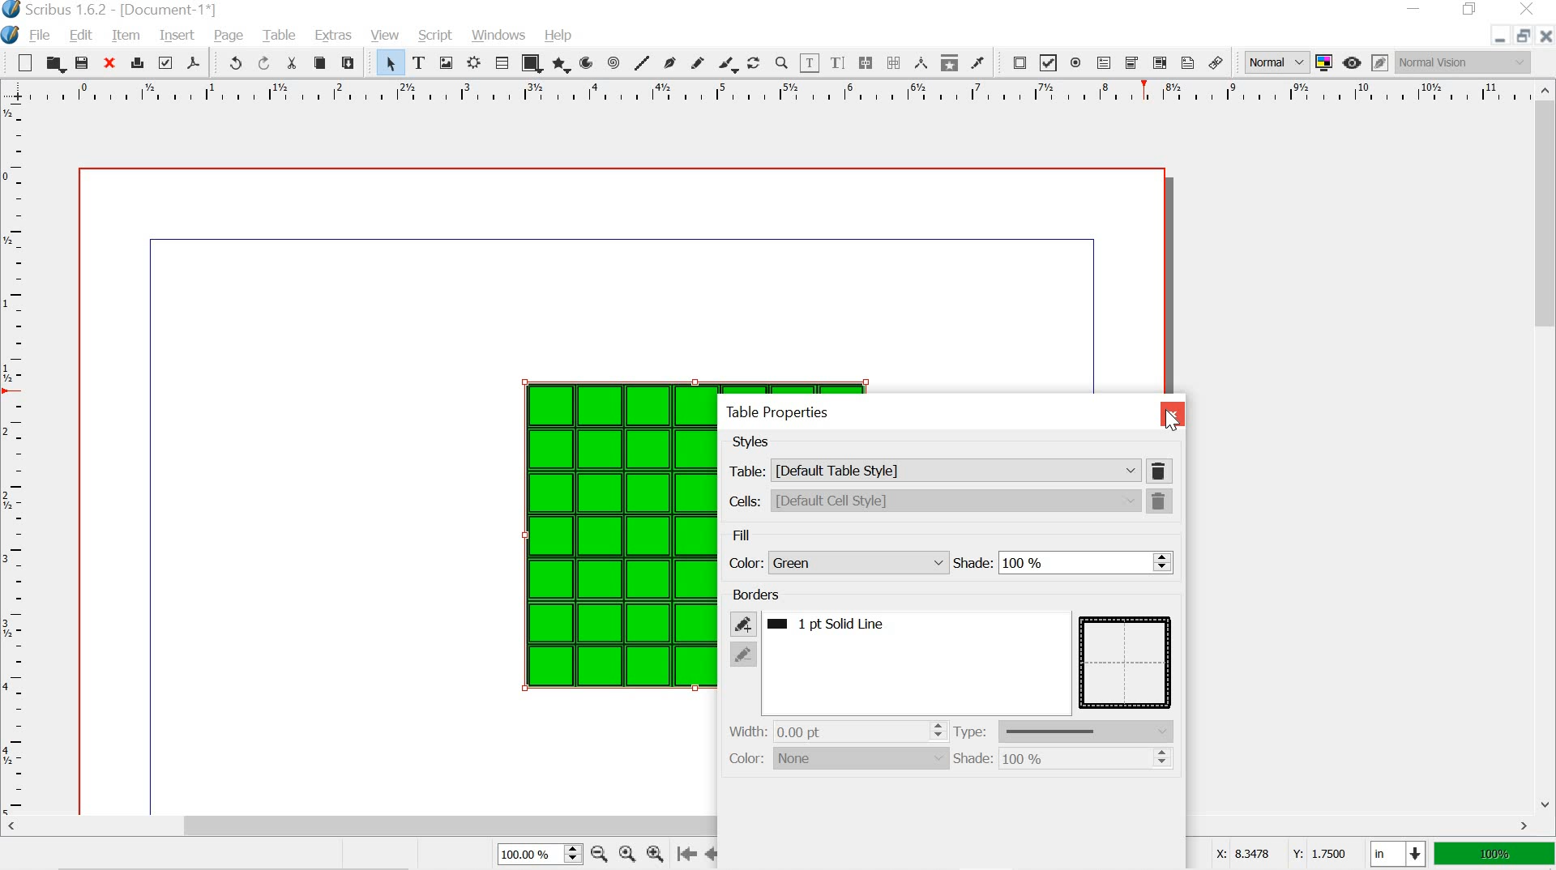  Describe the element at coordinates (535, 63) in the screenshot. I see `shape` at that location.